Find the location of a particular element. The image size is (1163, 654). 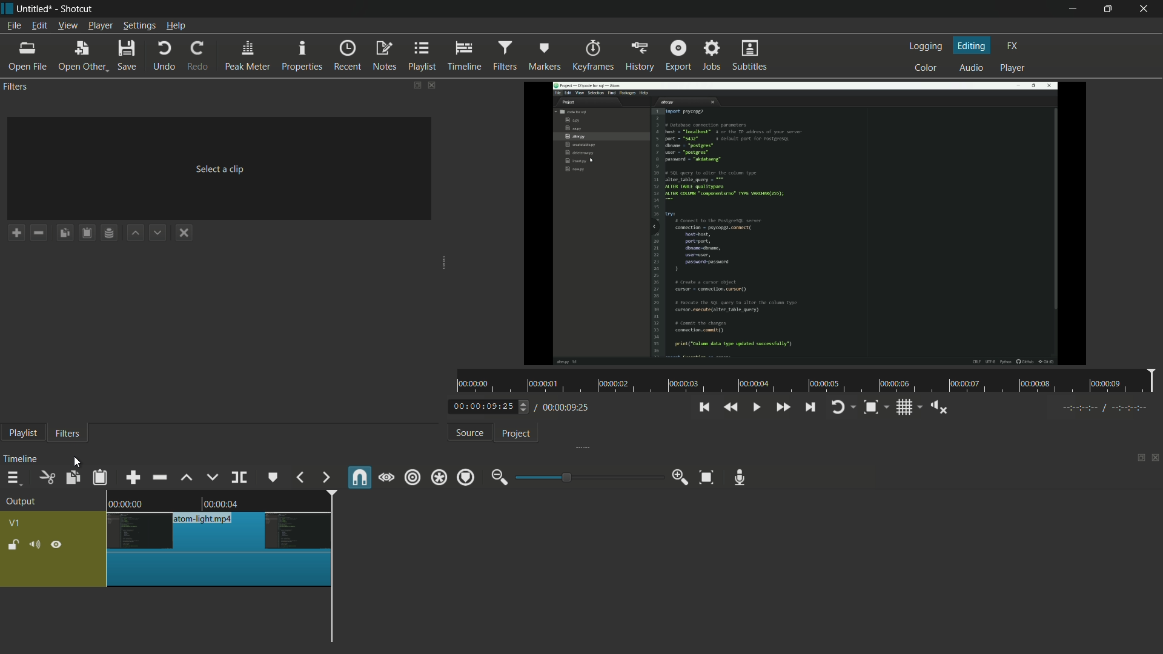

video has been cut at playhead is located at coordinates (224, 549).